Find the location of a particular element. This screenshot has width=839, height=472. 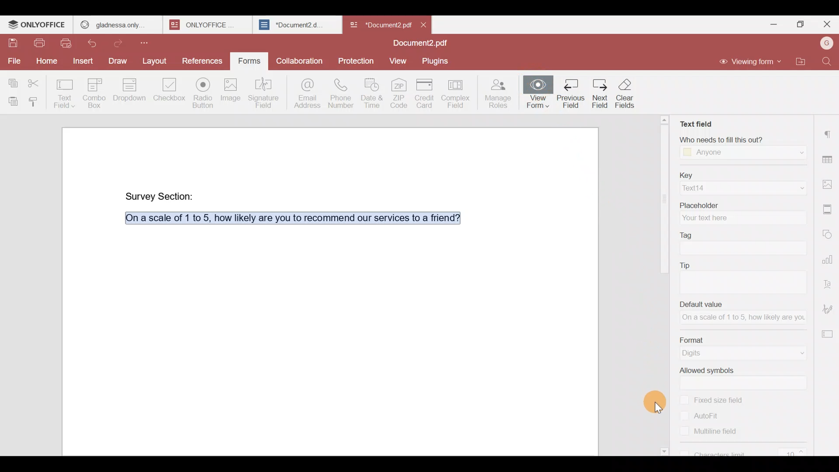

text box is located at coordinates (746, 383).